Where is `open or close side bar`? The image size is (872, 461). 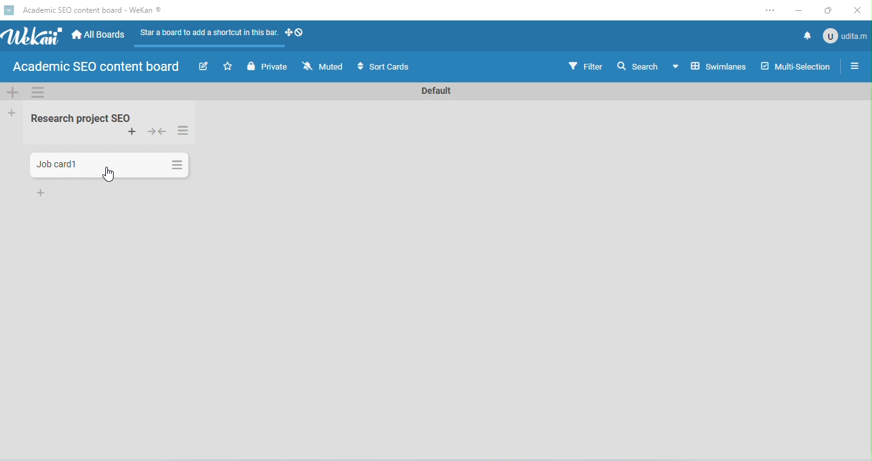
open or close side bar is located at coordinates (852, 67).